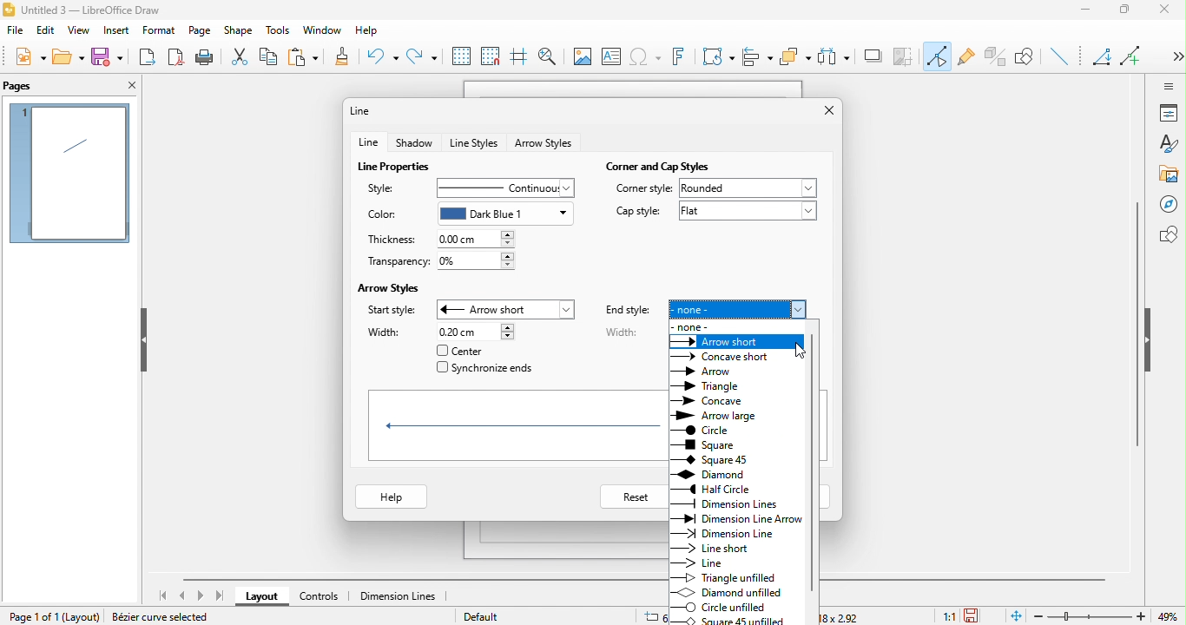  I want to click on Angled line, so click(1104, 59).